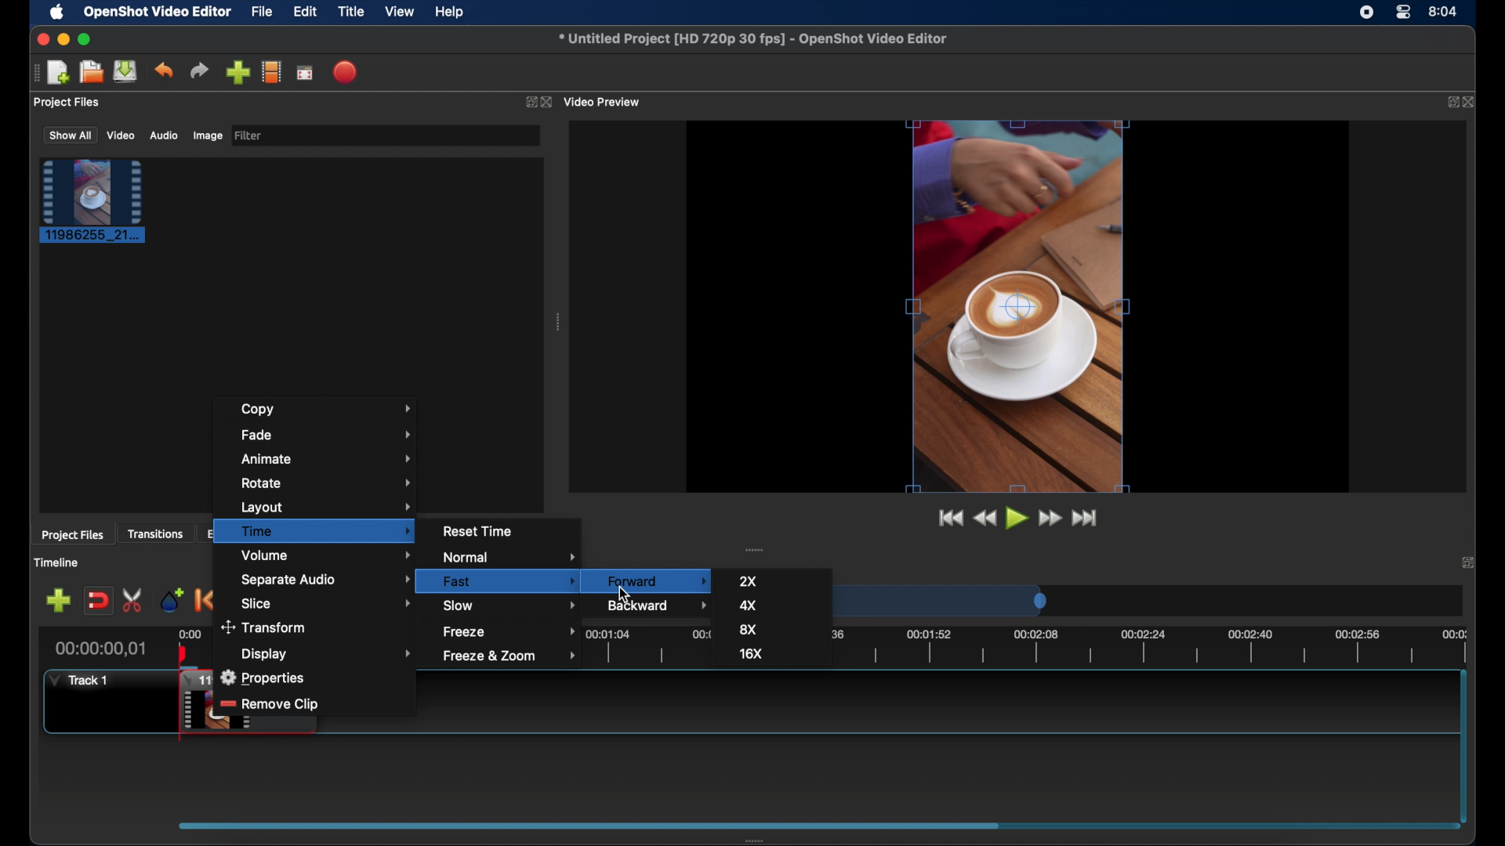 This screenshot has height=846, width=1505. I want to click on cursor, so click(619, 595).